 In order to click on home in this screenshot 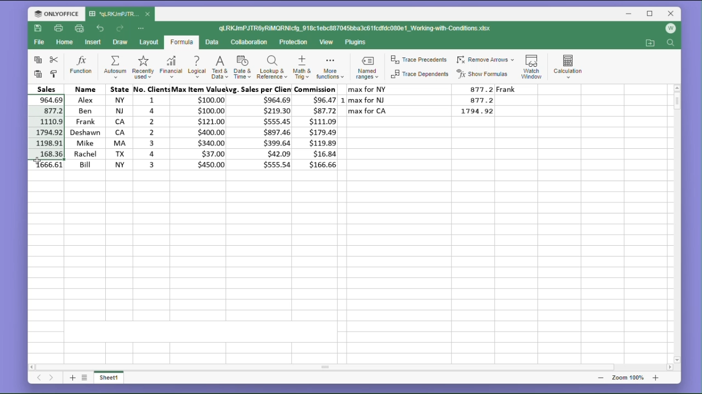, I will do `click(66, 45)`.